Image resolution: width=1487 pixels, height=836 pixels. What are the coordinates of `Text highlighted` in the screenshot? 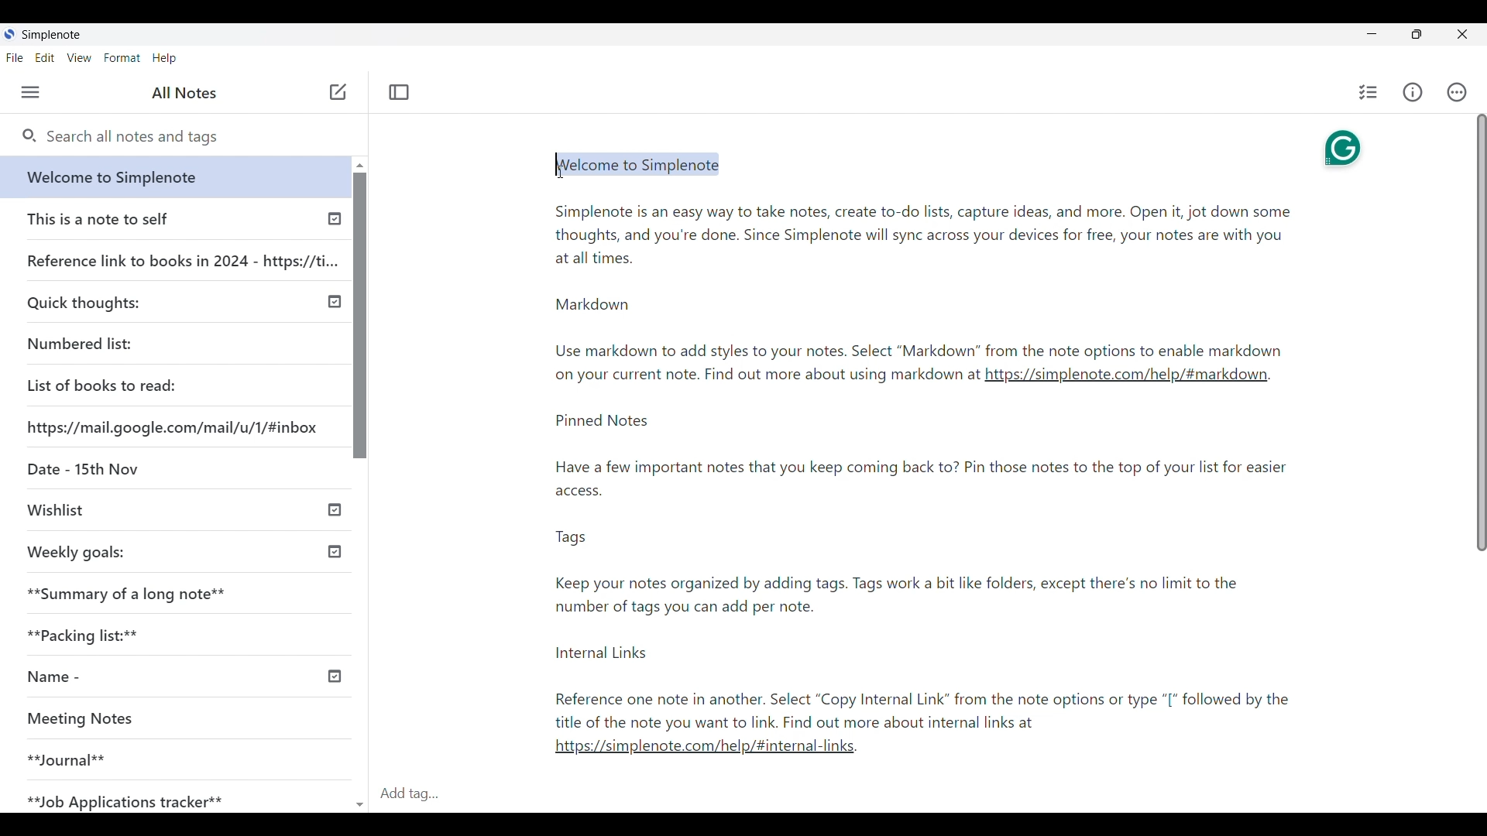 It's located at (647, 164).